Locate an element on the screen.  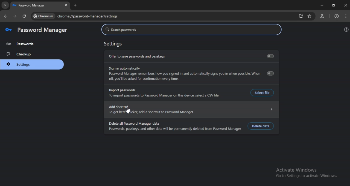
go forward one page is located at coordinates (16, 16).